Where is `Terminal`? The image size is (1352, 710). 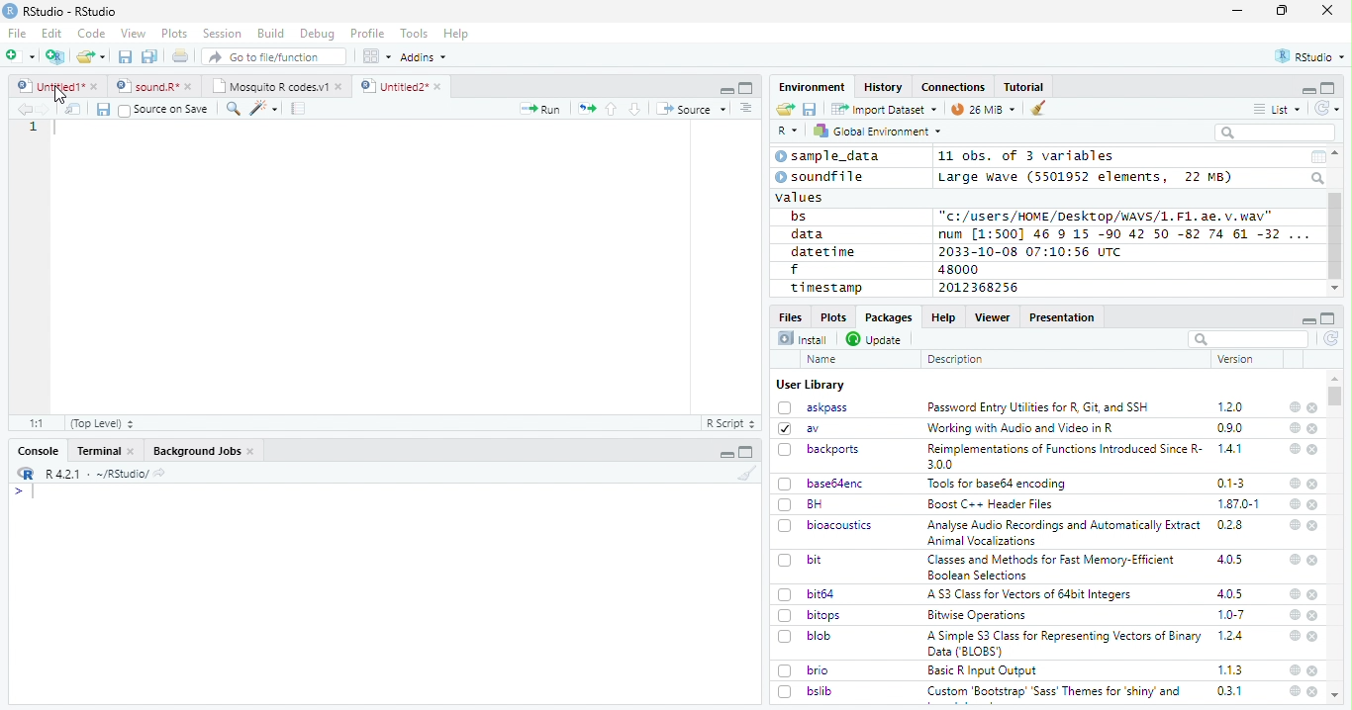 Terminal is located at coordinates (105, 451).